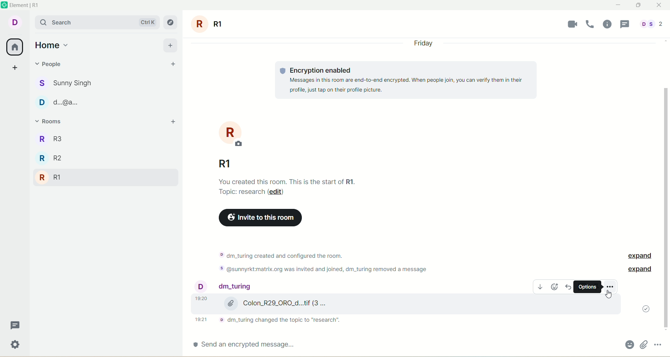  Describe the element at coordinates (53, 178) in the screenshot. I see `R1` at that location.